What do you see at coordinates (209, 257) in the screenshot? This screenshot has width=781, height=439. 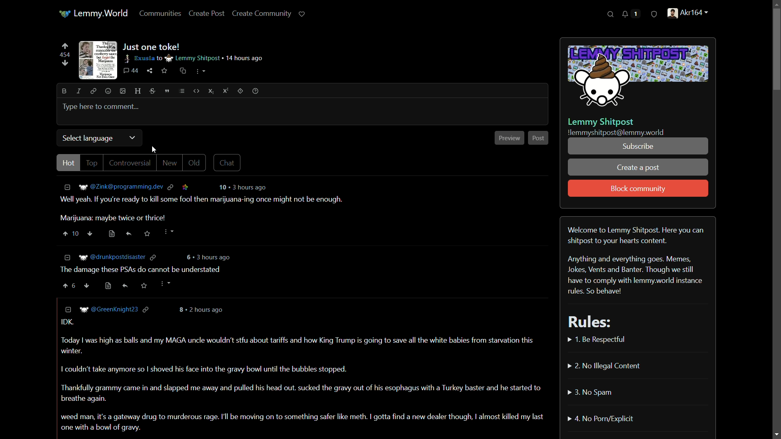 I see `6 3 hours ago` at bounding box center [209, 257].